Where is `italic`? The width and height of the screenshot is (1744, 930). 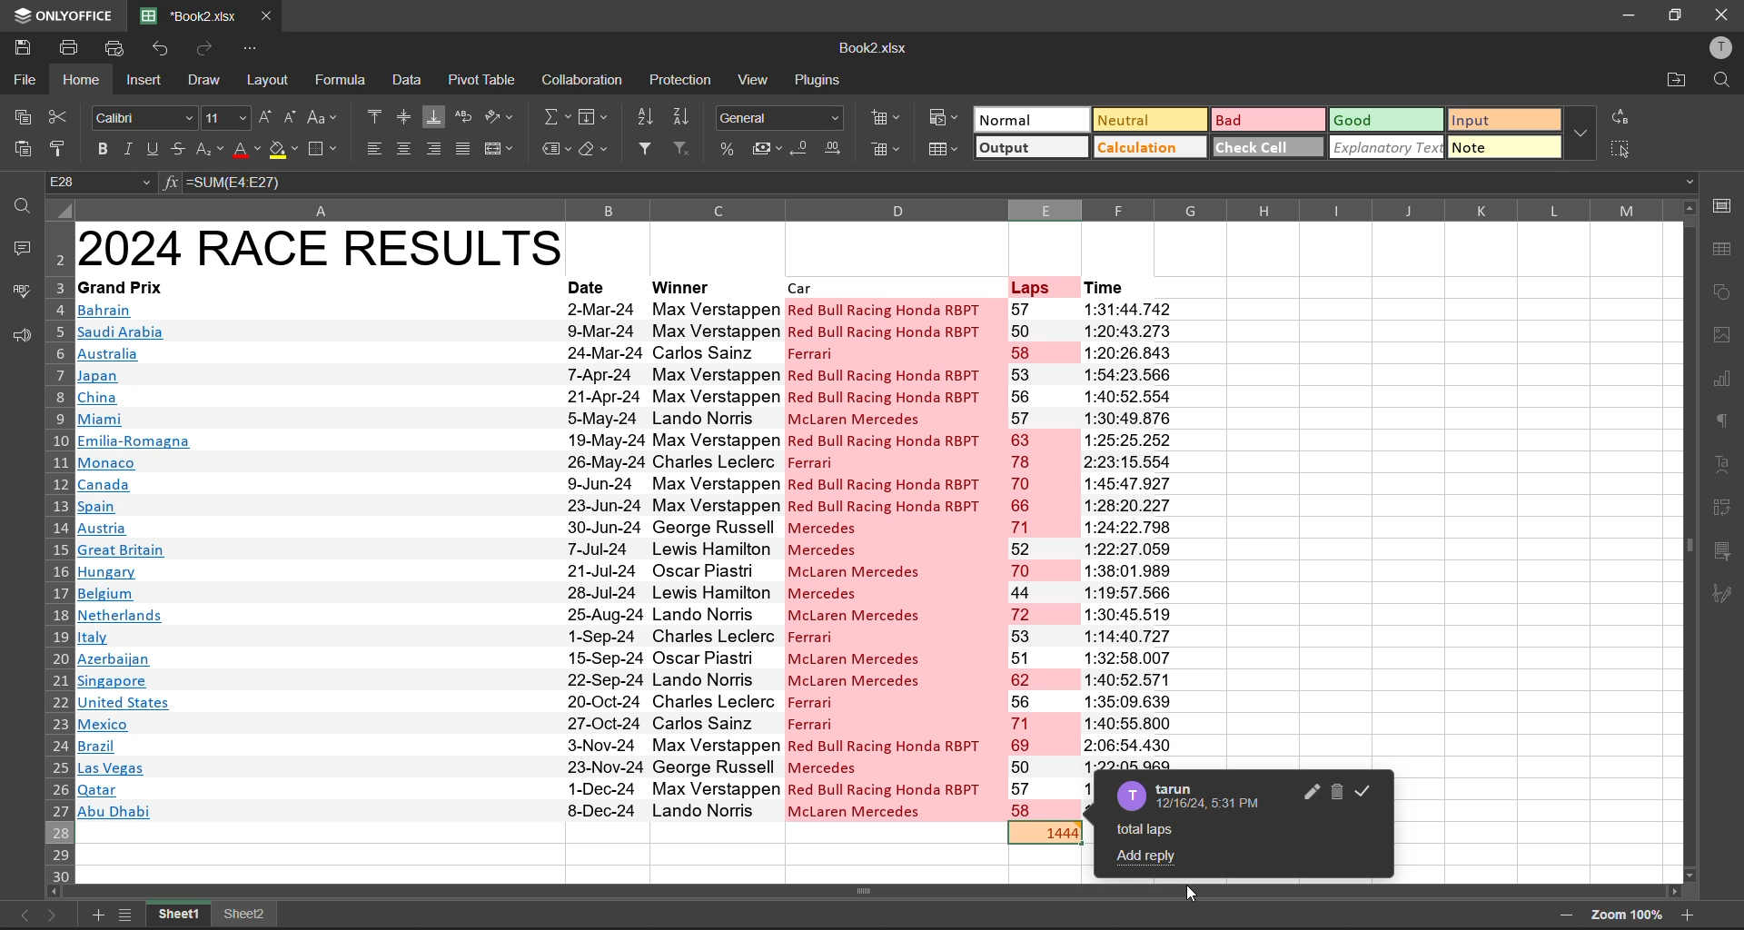 italic is located at coordinates (130, 147).